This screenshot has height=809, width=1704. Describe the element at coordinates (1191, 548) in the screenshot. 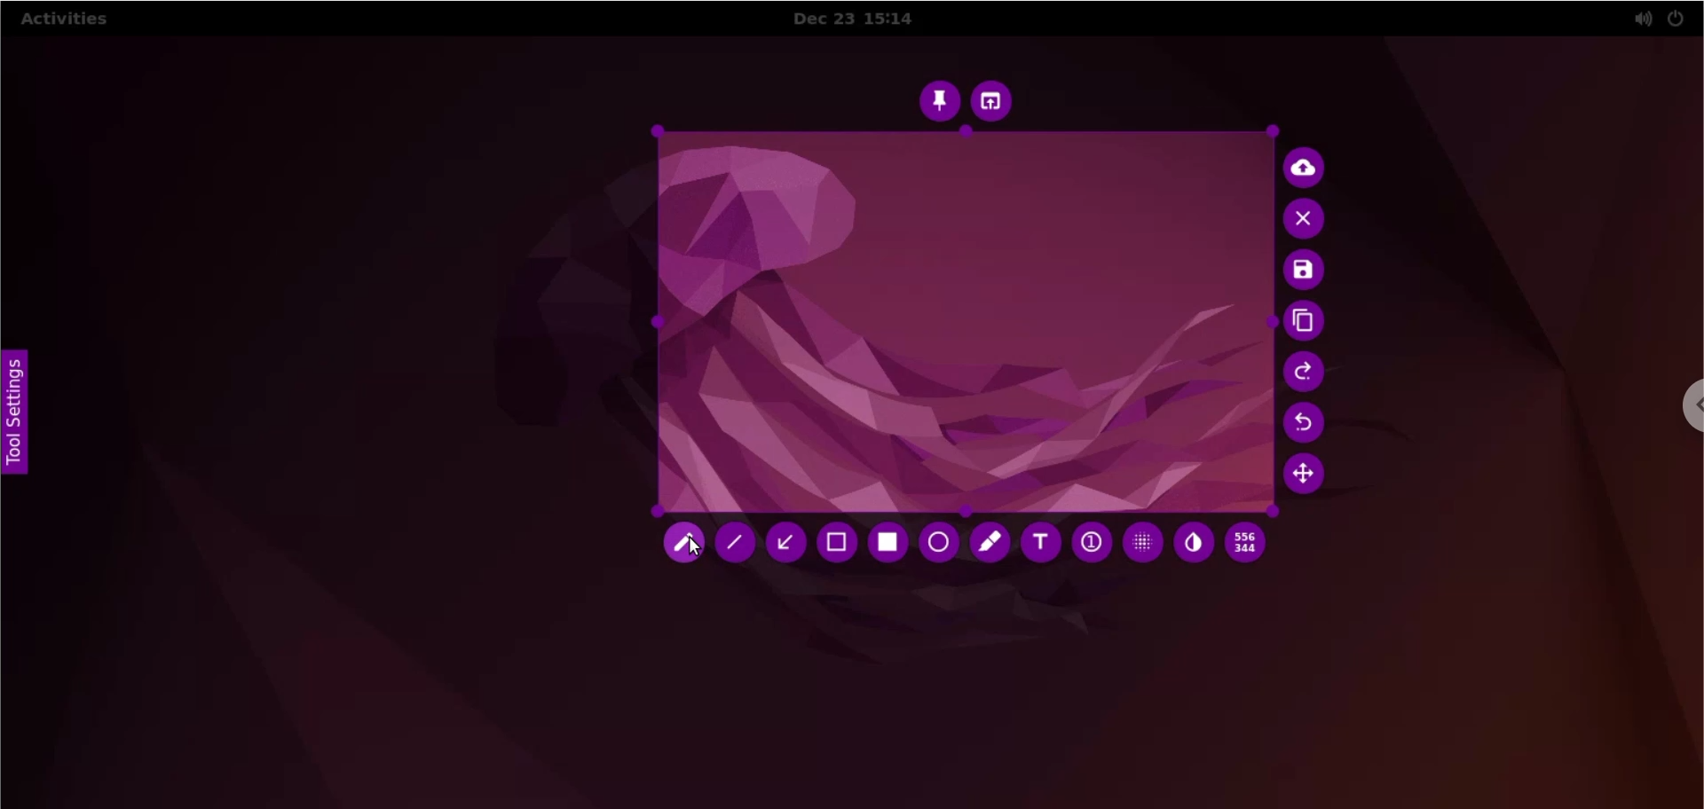

I see `inverter tool` at that location.